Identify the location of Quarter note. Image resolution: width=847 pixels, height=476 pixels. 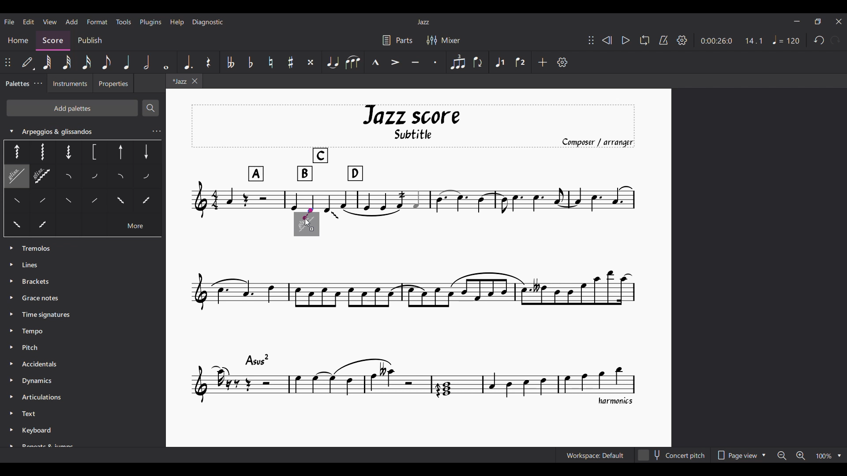
(126, 62).